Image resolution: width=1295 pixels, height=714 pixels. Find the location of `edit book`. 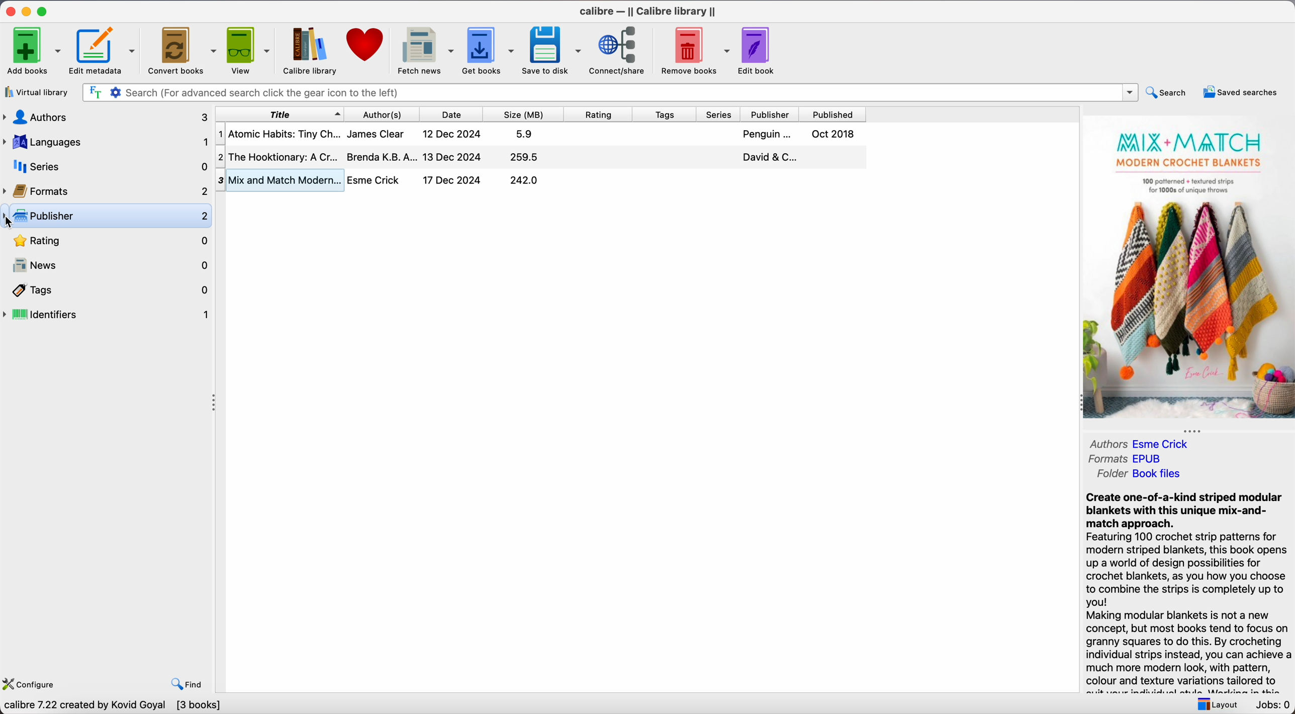

edit book is located at coordinates (760, 50).